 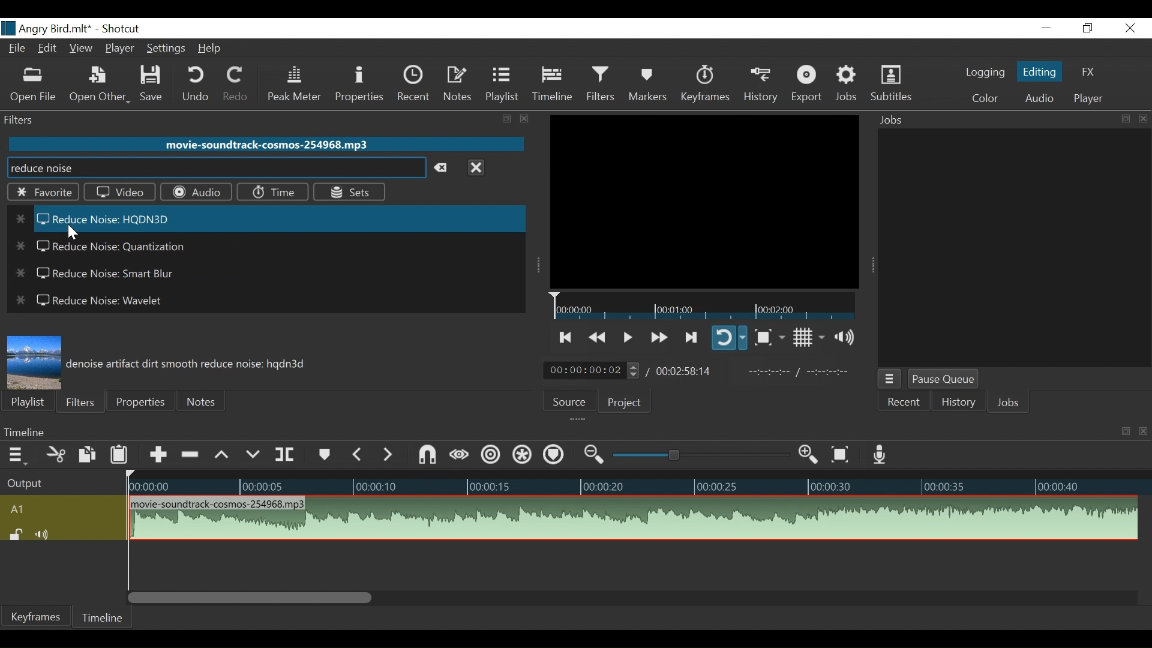 I want to click on Play quickly backward, so click(x=596, y=335).